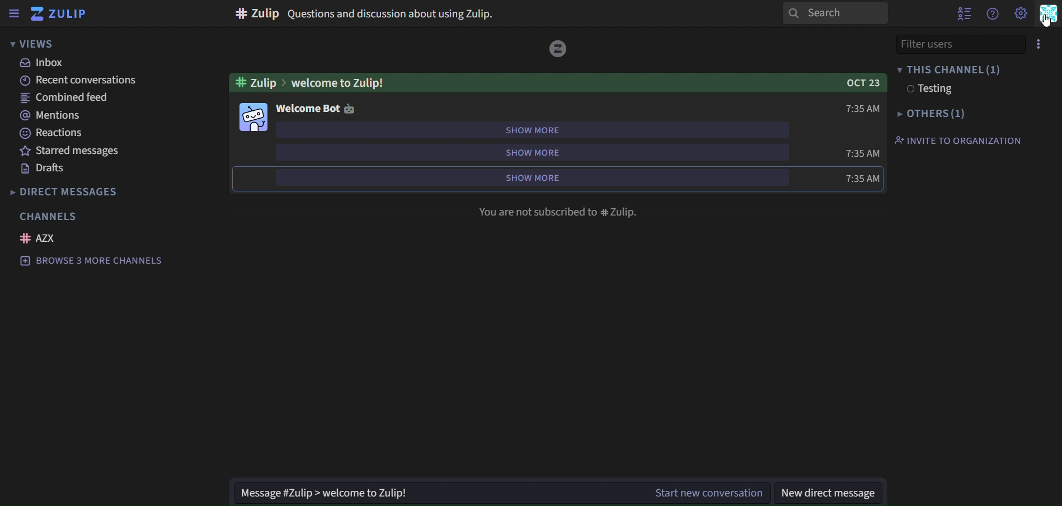 This screenshot has width=1062, height=506. I want to click on main menu, so click(1021, 13).